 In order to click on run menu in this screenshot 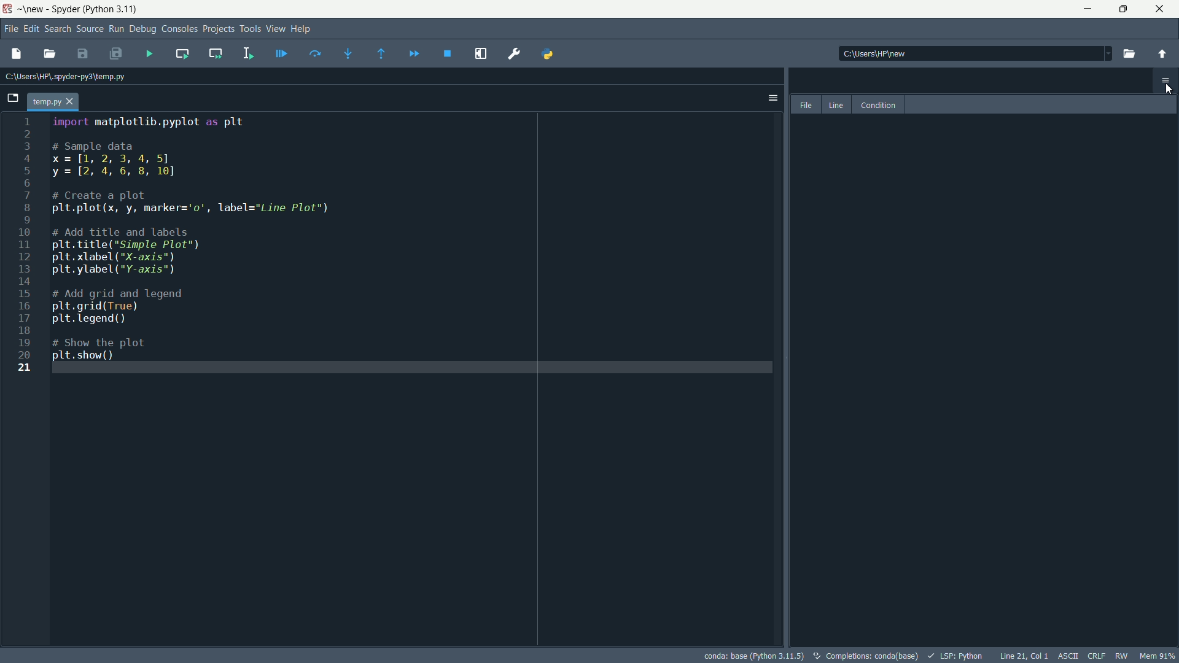, I will do `click(115, 29)`.